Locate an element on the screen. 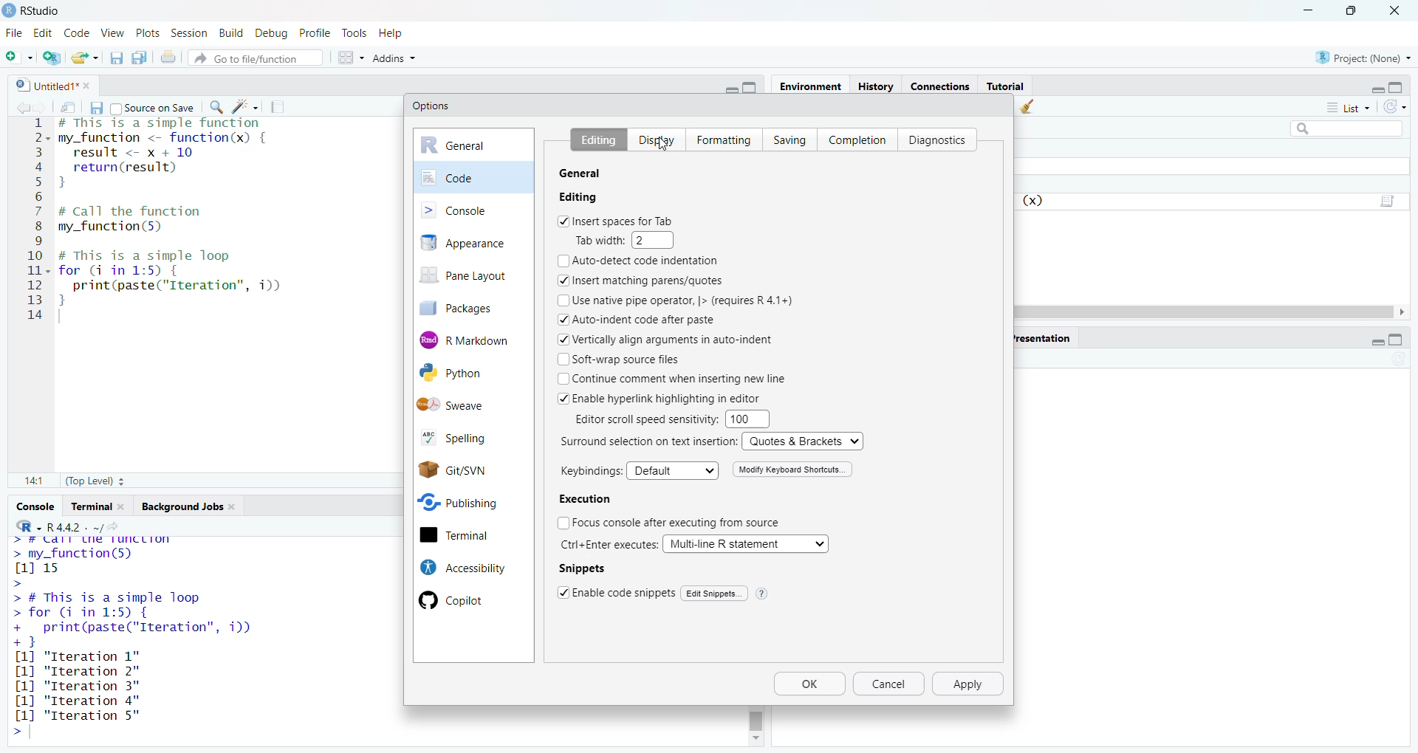  save current document is located at coordinates (117, 57).